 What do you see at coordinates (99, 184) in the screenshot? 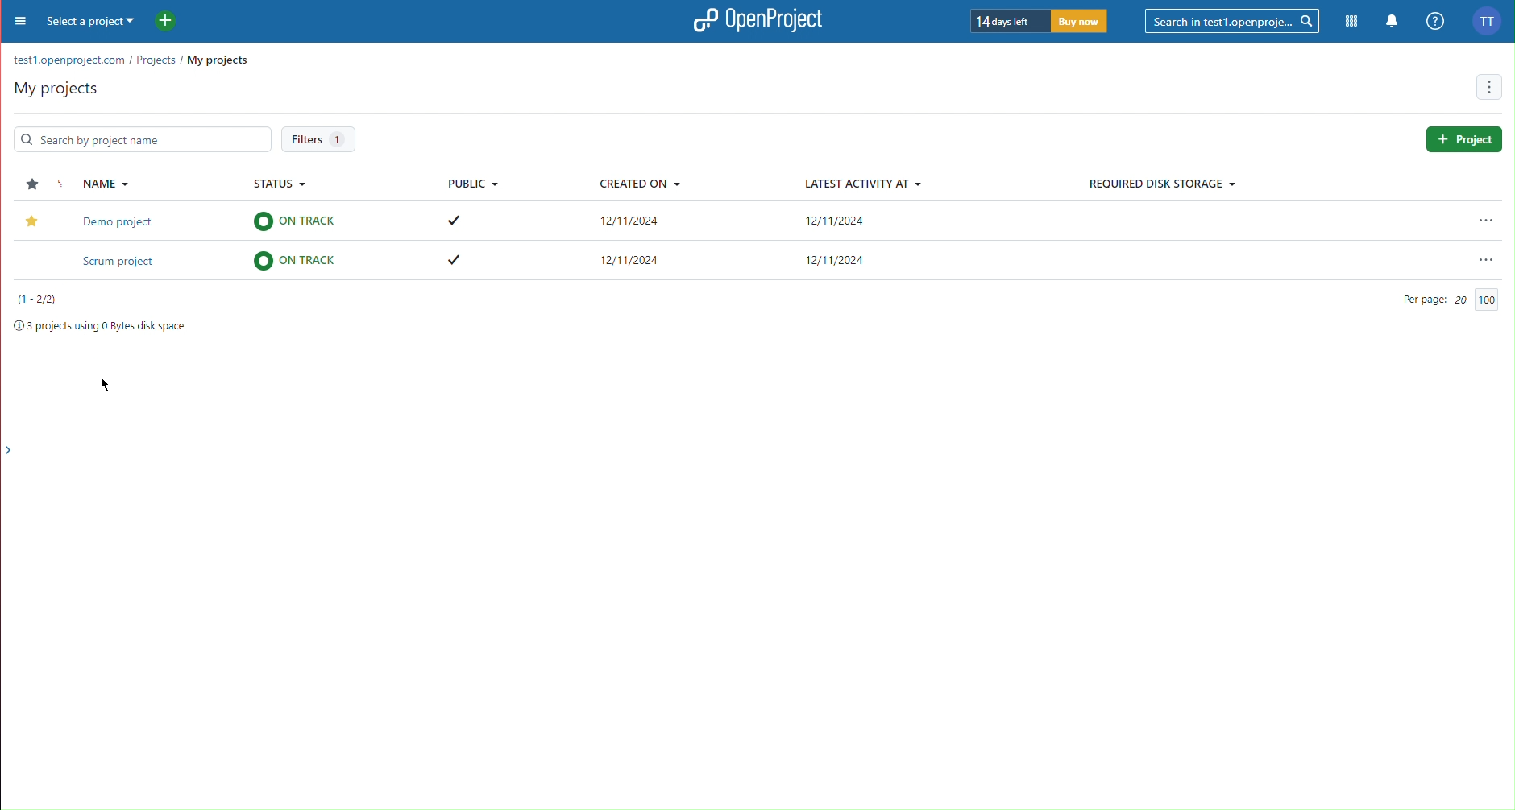
I see `Name` at bounding box center [99, 184].